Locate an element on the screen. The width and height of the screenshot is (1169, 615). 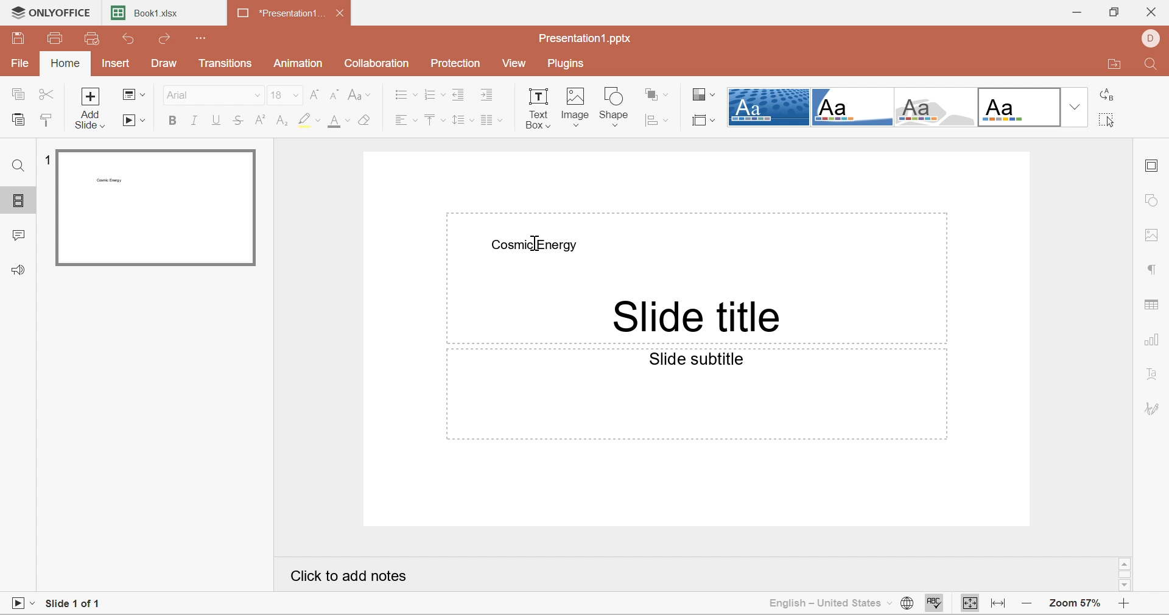
Copy Style is located at coordinates (45, 121).